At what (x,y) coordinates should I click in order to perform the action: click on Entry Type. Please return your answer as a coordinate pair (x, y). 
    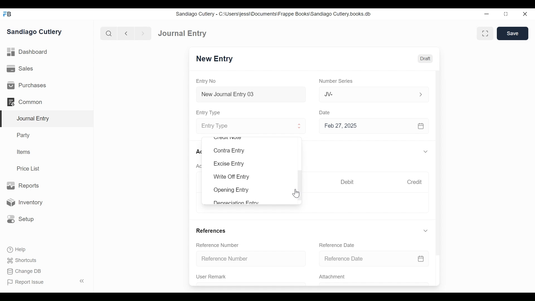
    Looking at the image, I should click on (209, 113).